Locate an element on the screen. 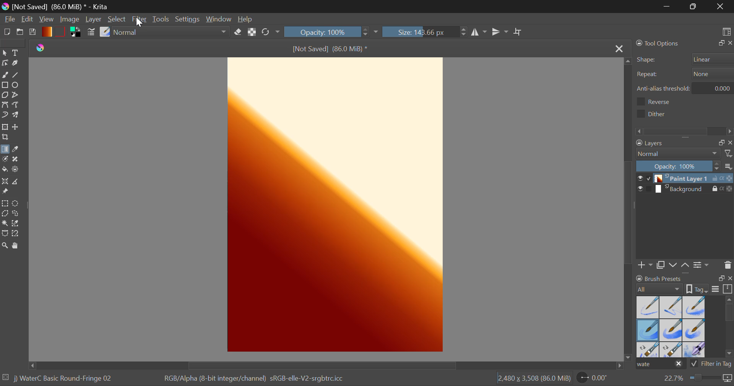  Colorize Mask Tool is located at coordinates (5, 160).